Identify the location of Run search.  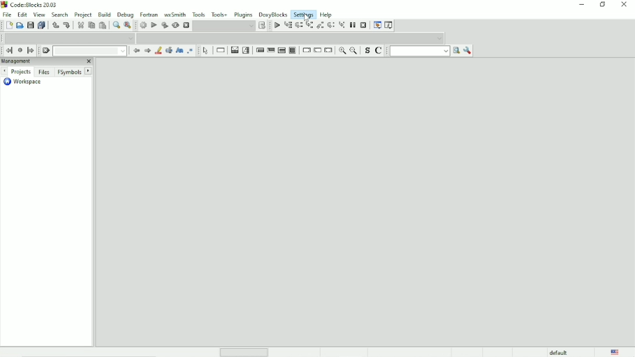
(456, 51).